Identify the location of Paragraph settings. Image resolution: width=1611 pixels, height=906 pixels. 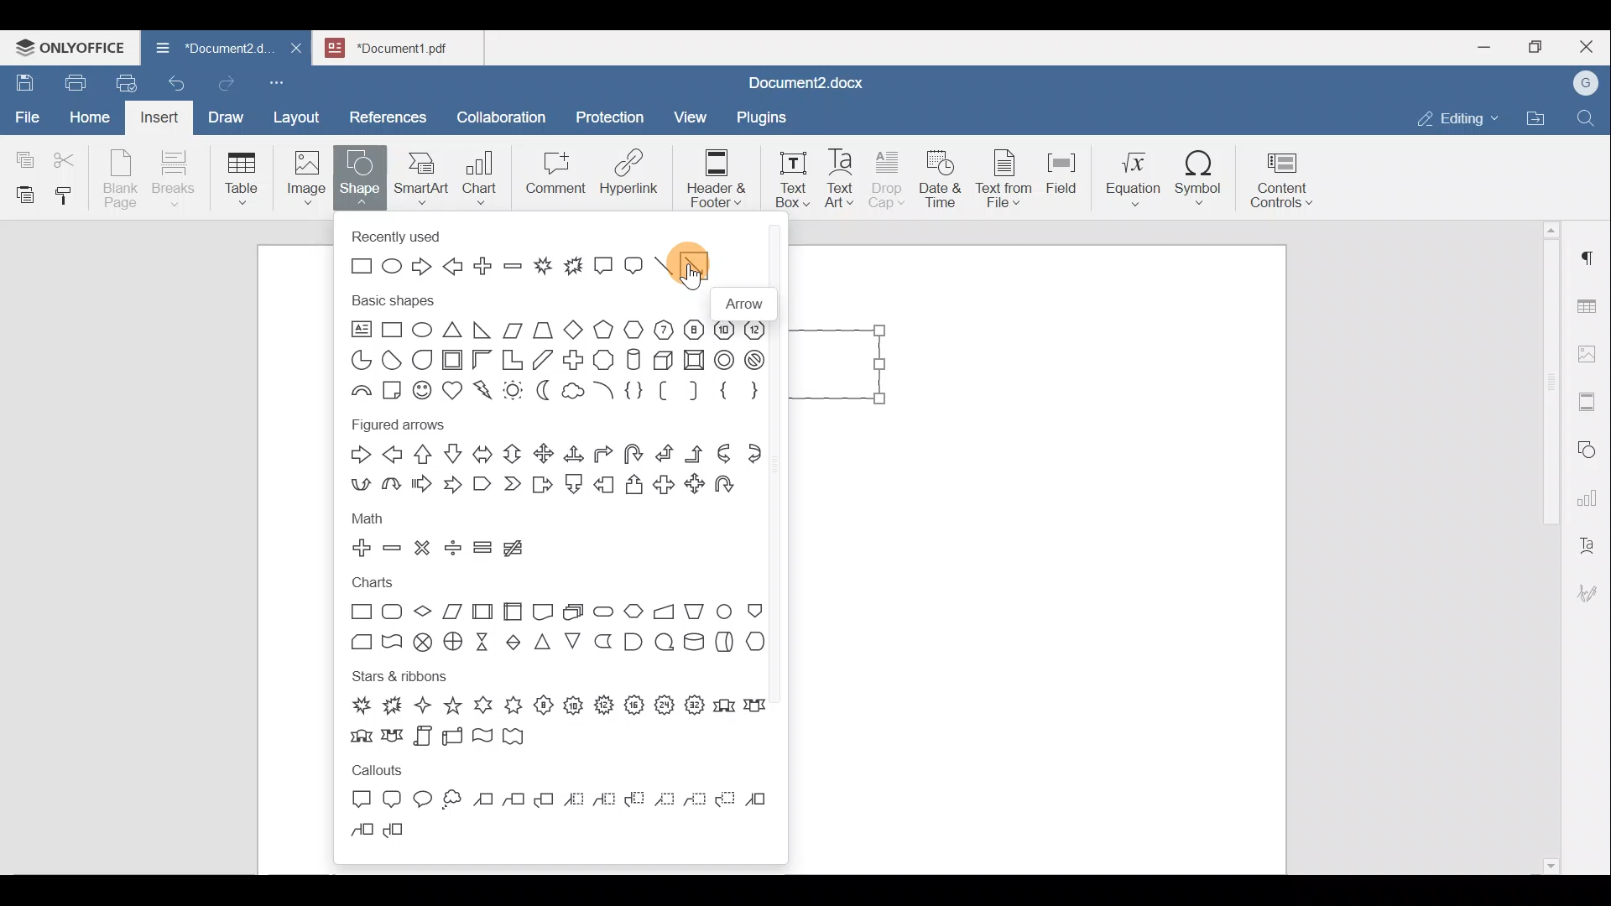
(1589, 251).